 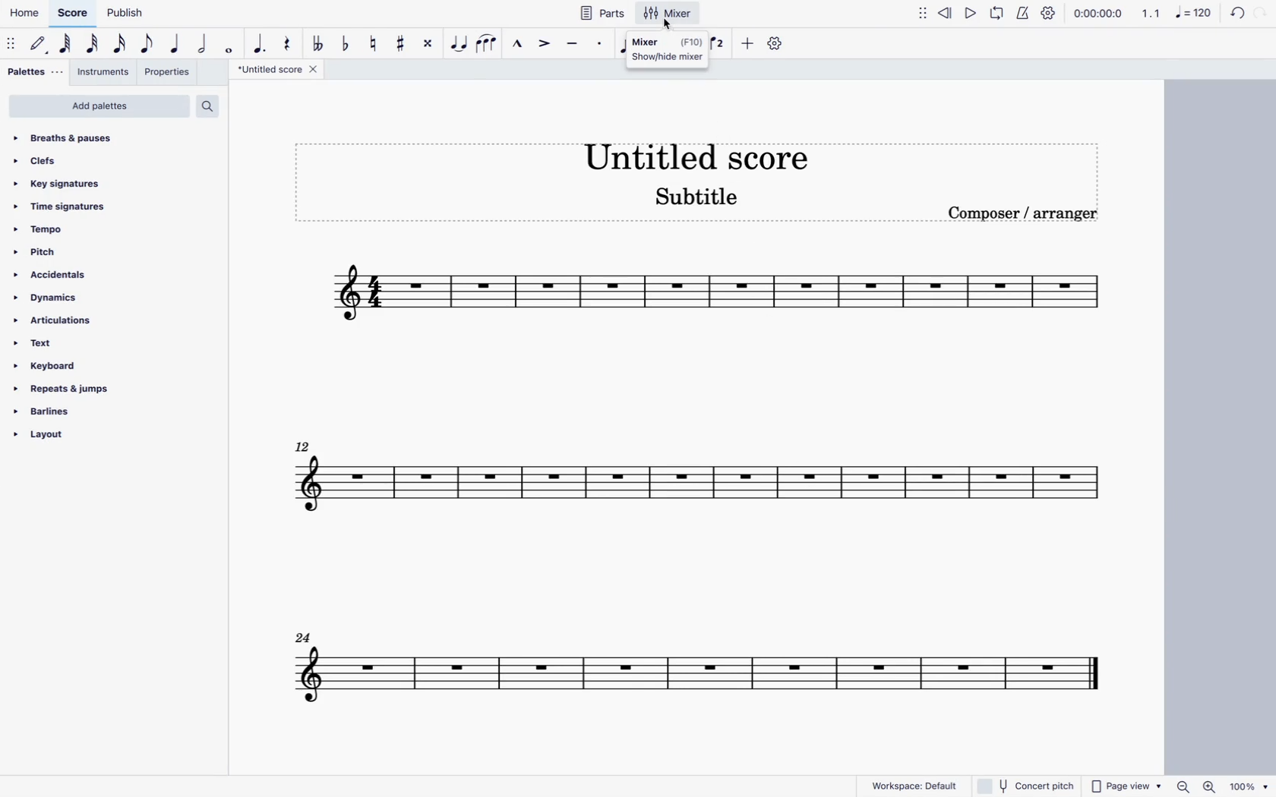 I want to click on scale, so click(x=716, y=298).